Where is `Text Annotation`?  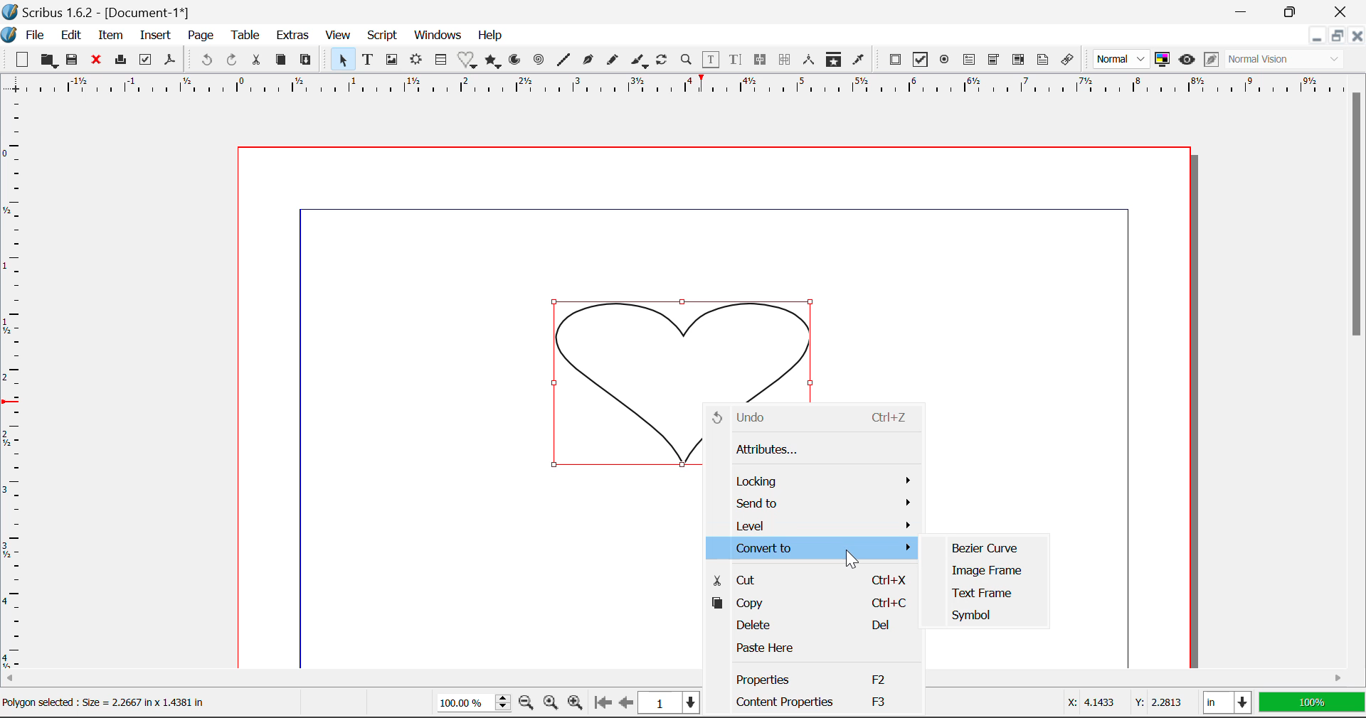 Text Annotation is located at coordinates (1042, 60).